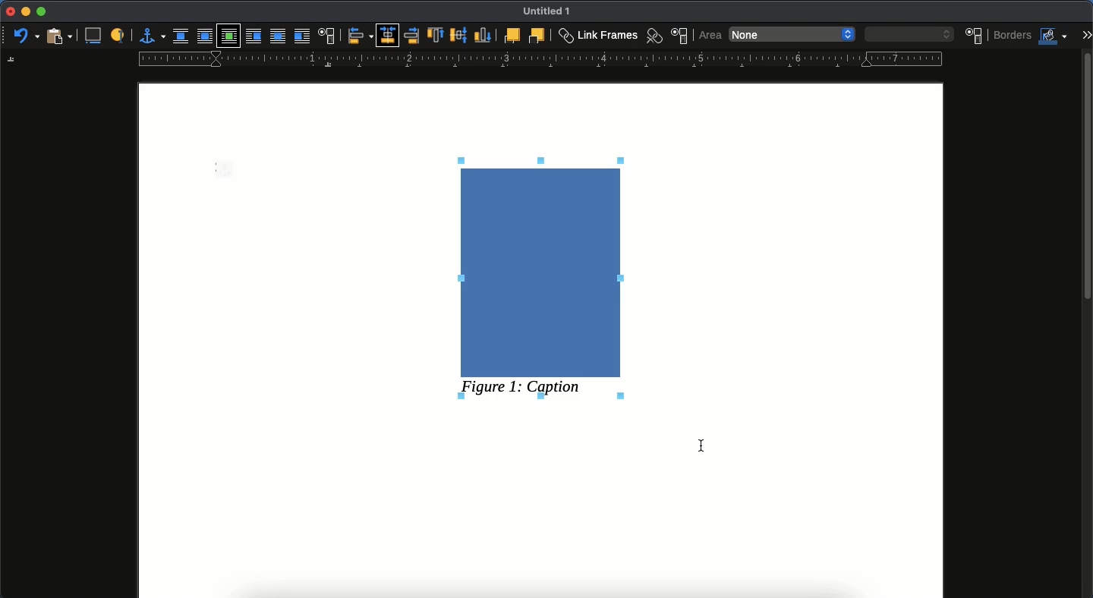 The height and width of the screenshot is (598, 1093). Describe the element at coordinates (537, 36) in the screenshot. I see `back one` at that location.